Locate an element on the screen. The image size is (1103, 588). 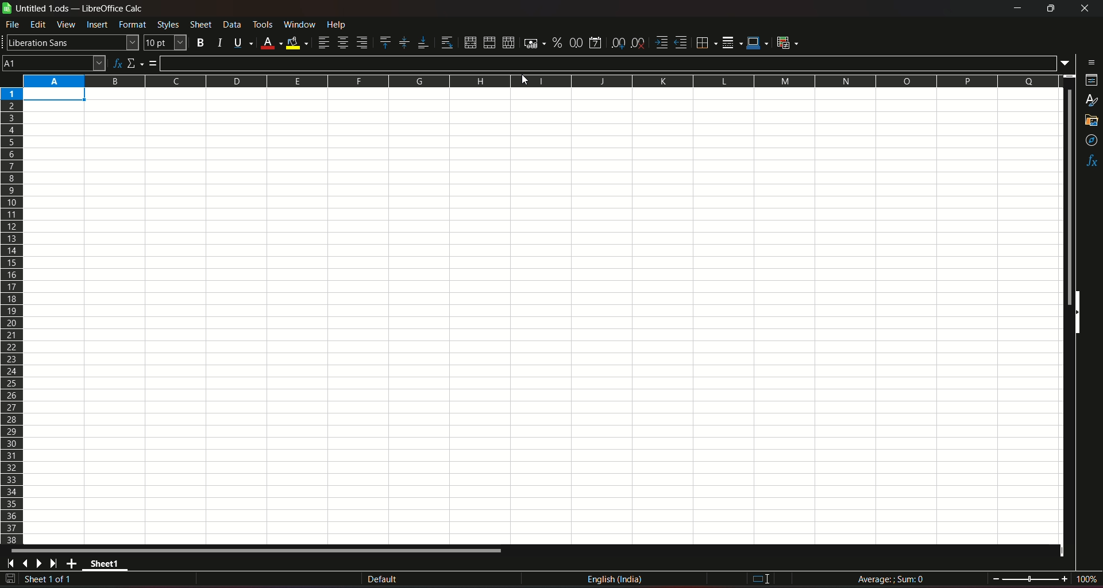
last sheet is located at coordinates (54, 563).